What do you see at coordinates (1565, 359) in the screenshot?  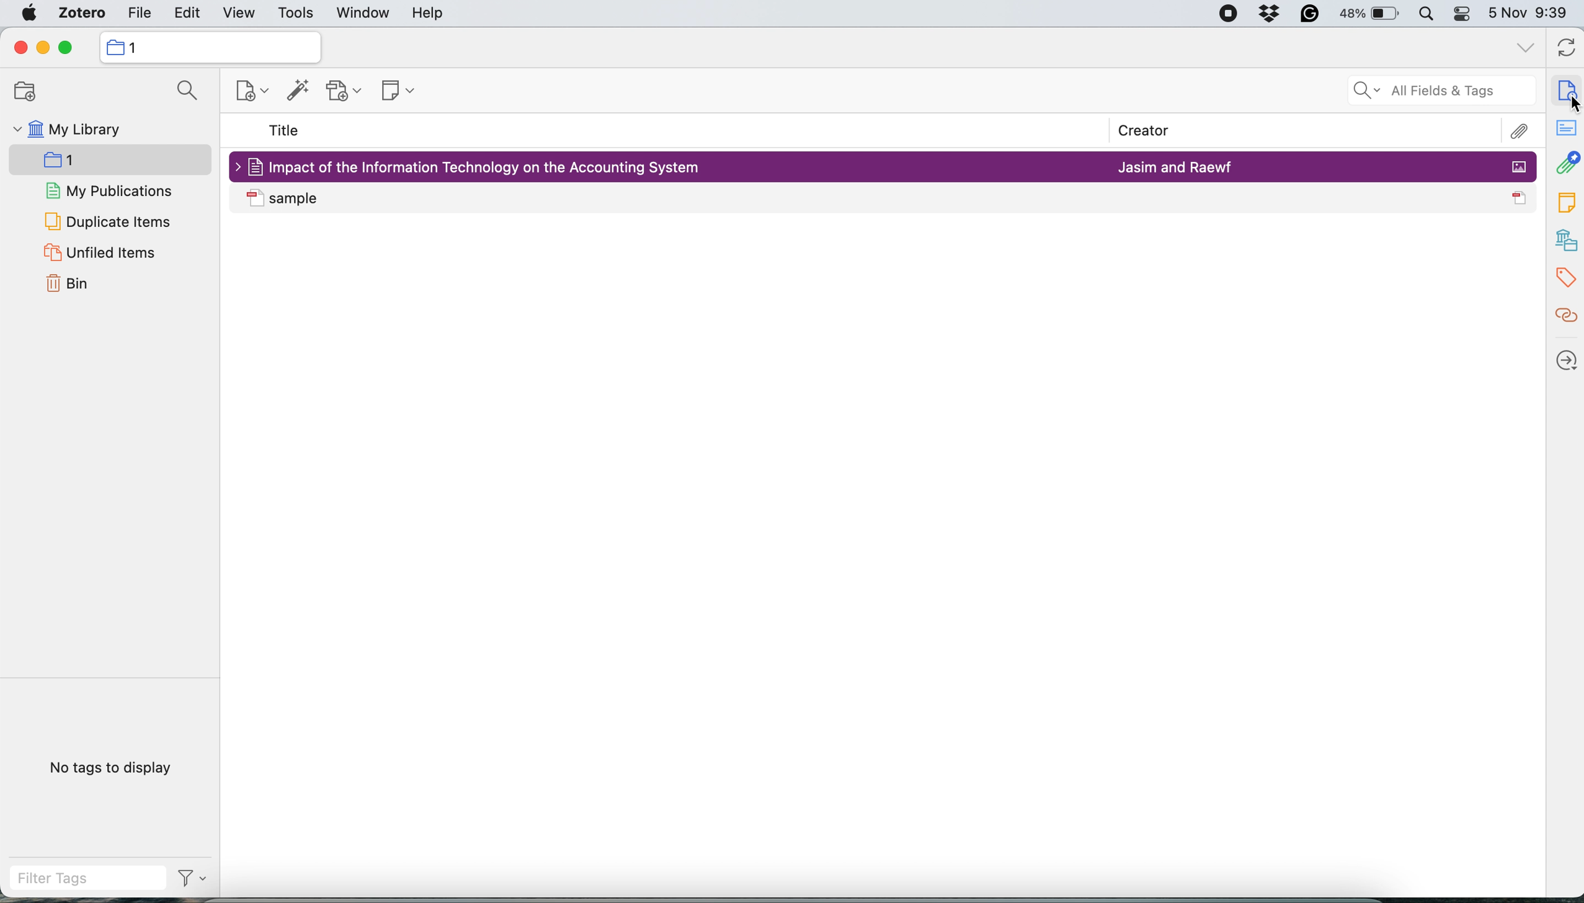 I see `locate` at bounding box center [1565, 359].